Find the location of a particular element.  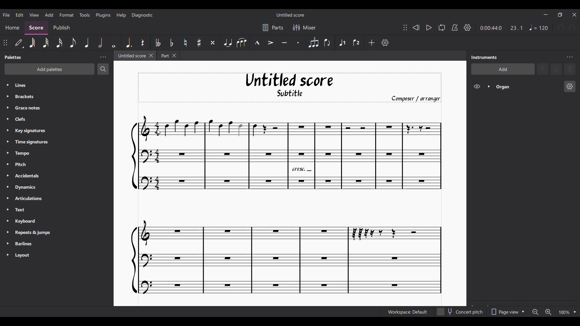

Tuplet is located at coordinates (314, 43).